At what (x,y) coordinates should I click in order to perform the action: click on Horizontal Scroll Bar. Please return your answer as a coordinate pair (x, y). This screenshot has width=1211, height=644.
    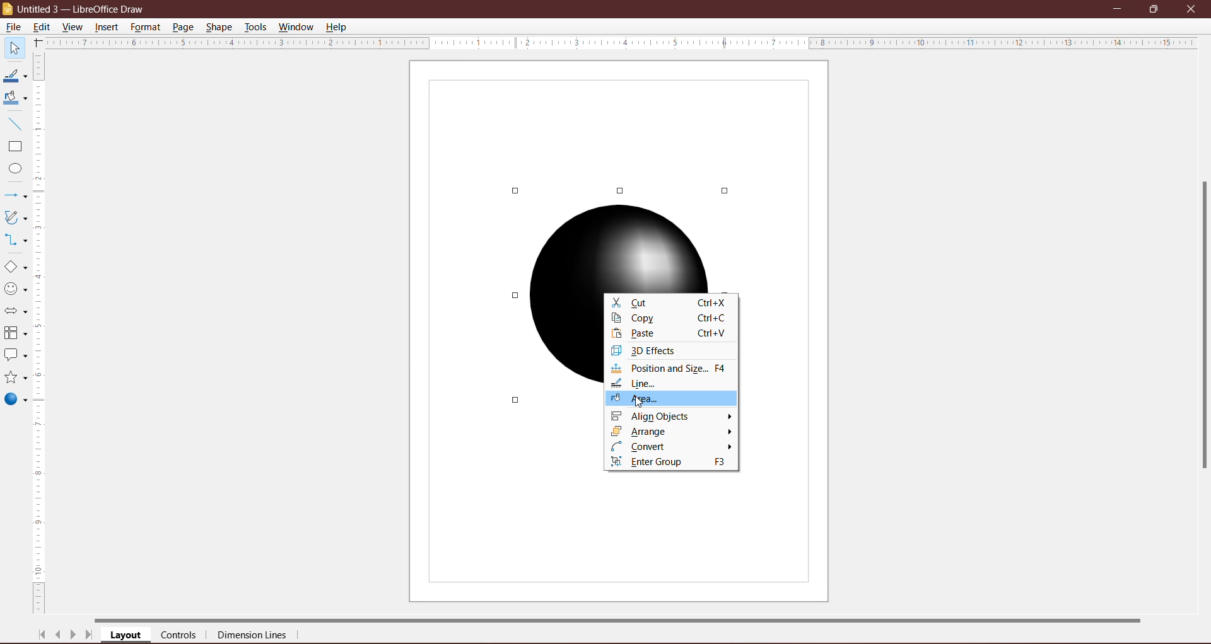
    Looking at the image, I should click on (631, 619).